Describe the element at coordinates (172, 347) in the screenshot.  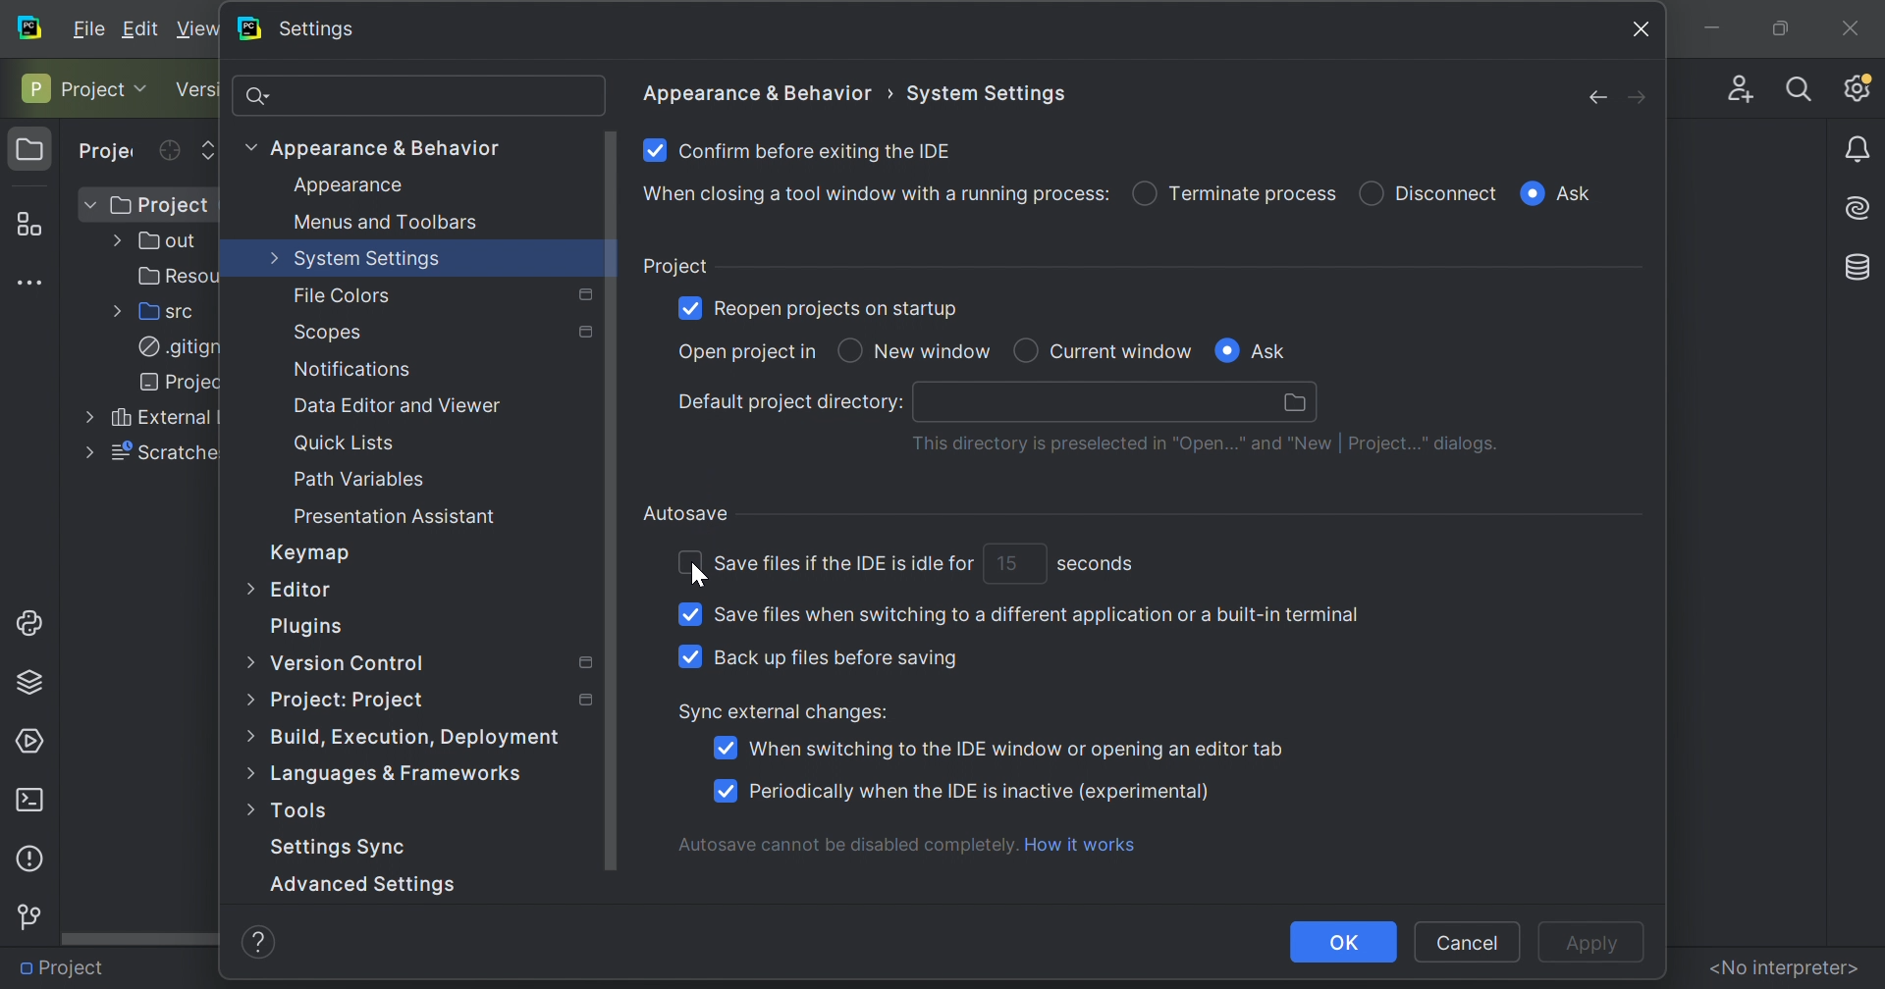
I see `.gitignore` at that location.